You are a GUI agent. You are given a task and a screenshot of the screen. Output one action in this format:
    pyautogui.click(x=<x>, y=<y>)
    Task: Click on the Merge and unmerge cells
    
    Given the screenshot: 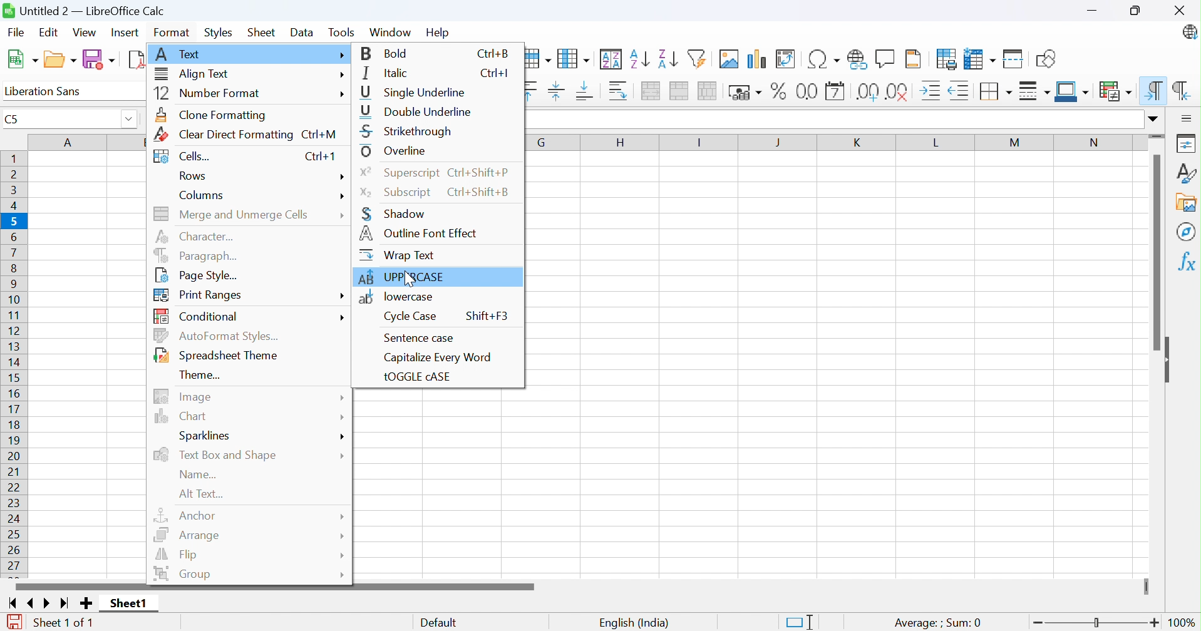 What is the action you would take?
    pyautogui.click(x=234, y=213)
    